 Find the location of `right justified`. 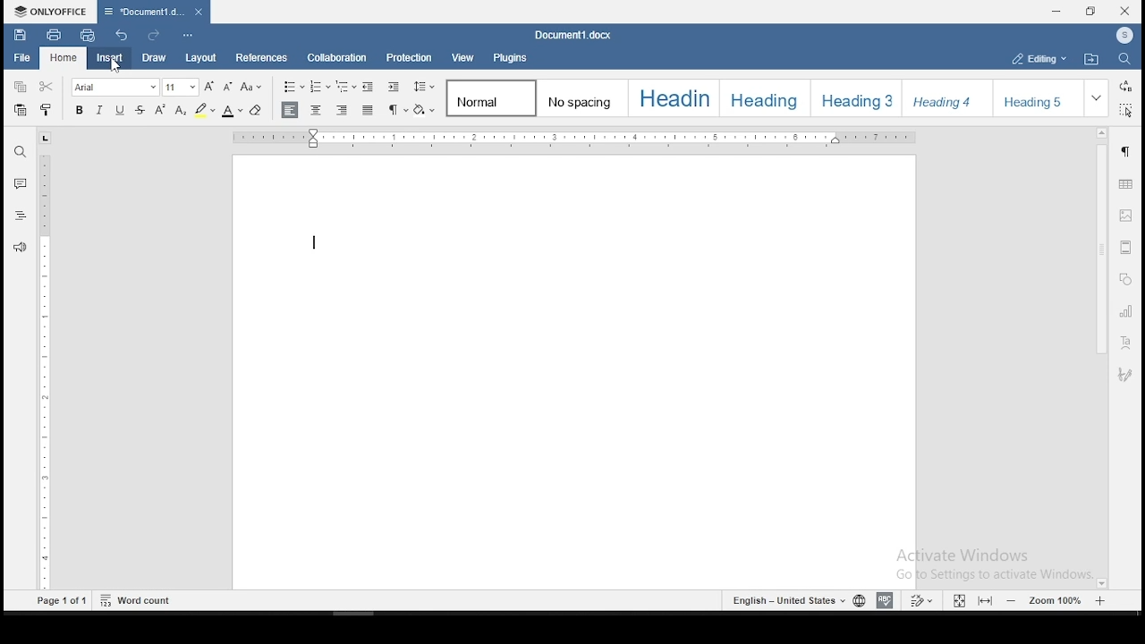

right justified is located at coordinates (343, 108).